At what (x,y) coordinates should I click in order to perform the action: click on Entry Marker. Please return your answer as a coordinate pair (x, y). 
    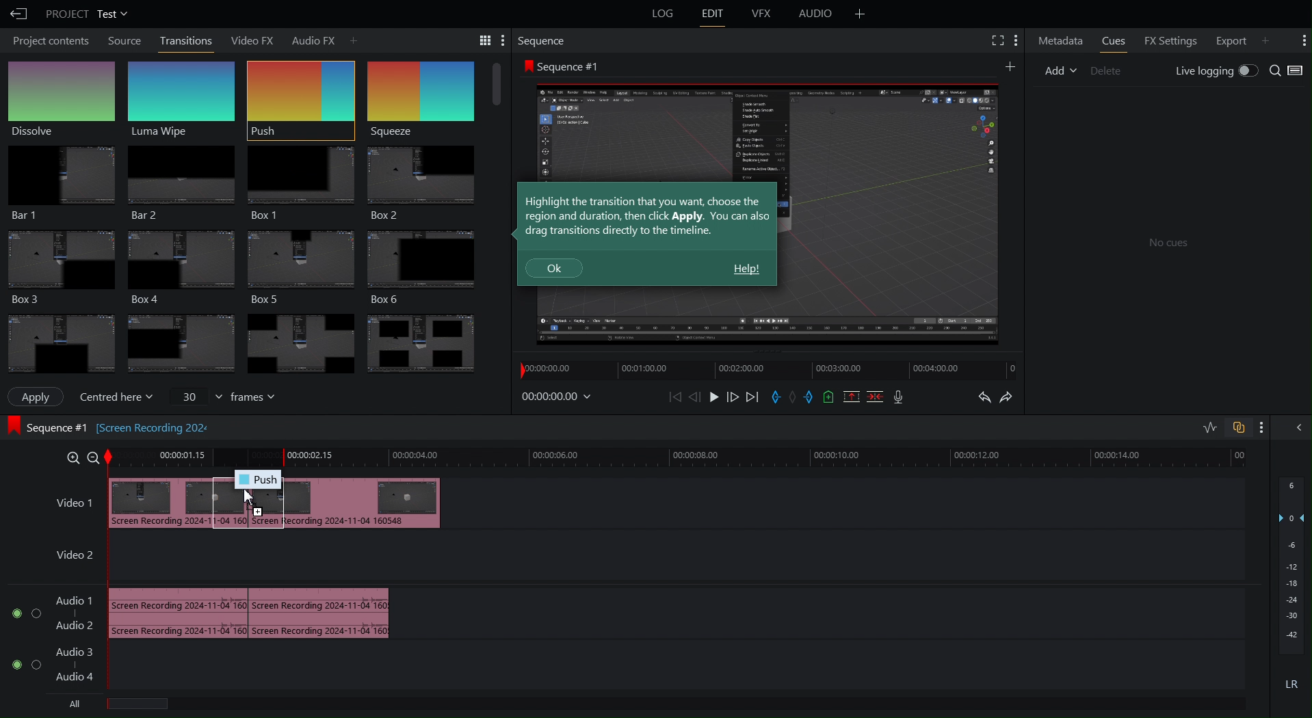
    Looking at the image, I should click on (776, 398).